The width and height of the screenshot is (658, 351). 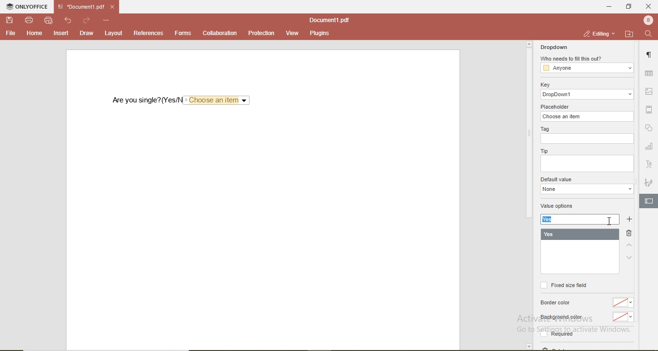 What do you see at coordinates (328, 20) in the screenshot?
I see `document` at bounding box center [328, 20].